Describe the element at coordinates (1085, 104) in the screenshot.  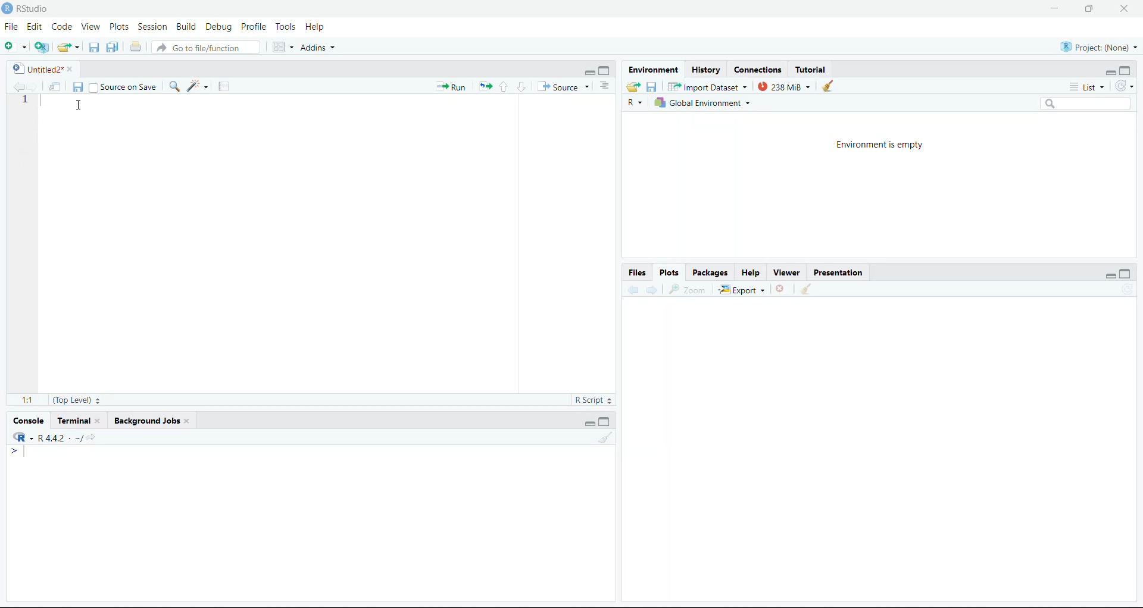
I see `search bar` at that location.